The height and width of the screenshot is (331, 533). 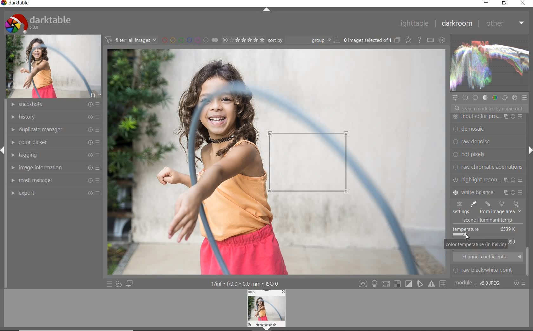 What do you see at coordinates (488, 191) in the screenshot?
I see `split toning` at bounding box center [488, 191].